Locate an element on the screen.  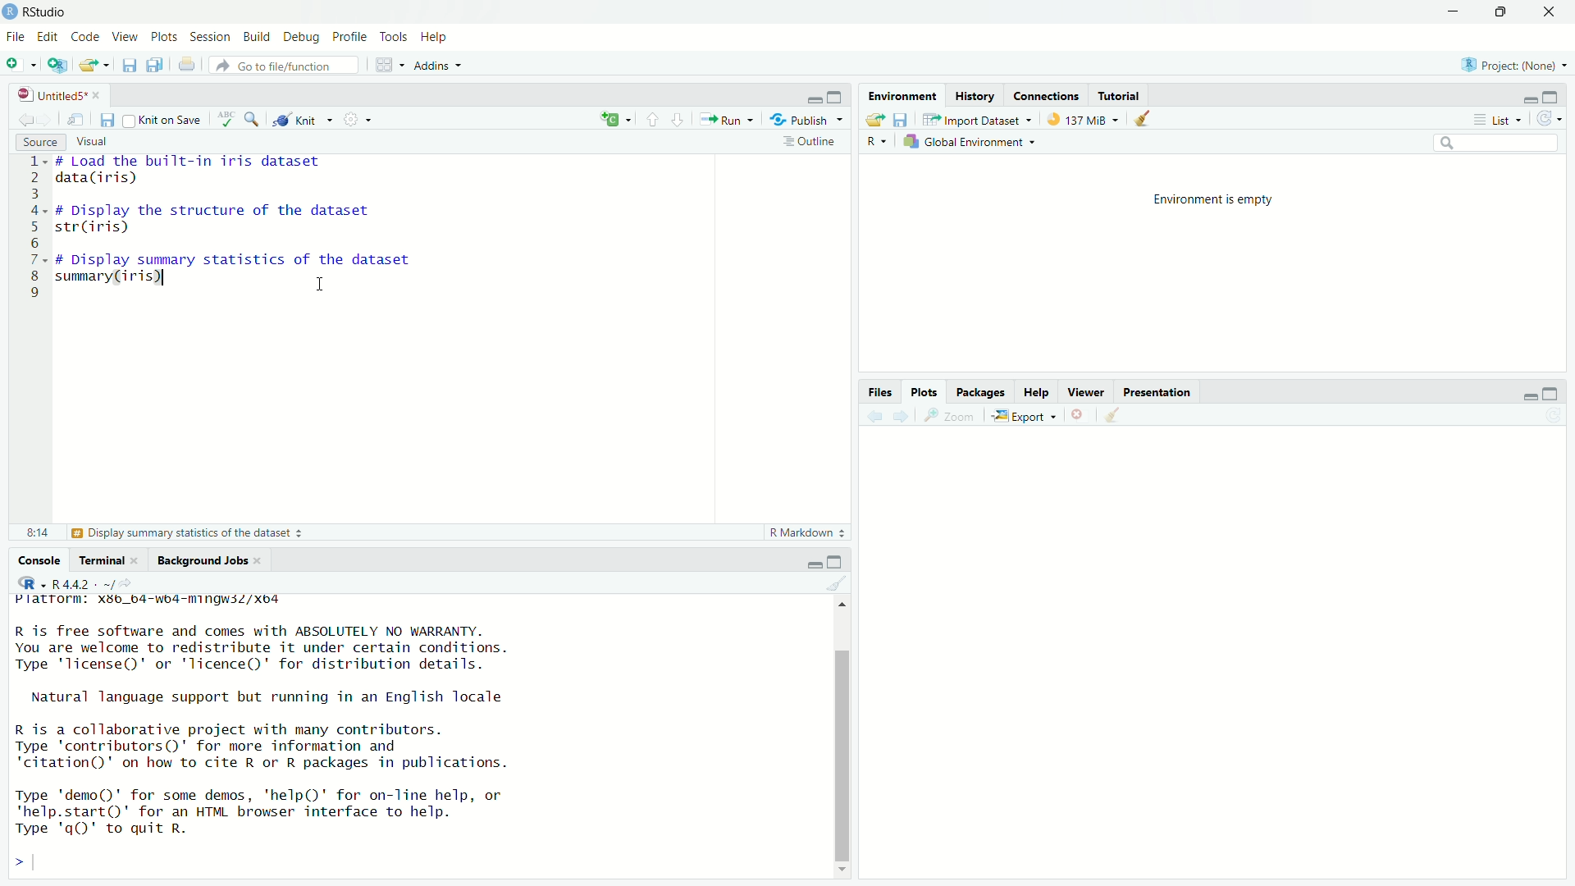
Outline is located at coordinates (815, 143).